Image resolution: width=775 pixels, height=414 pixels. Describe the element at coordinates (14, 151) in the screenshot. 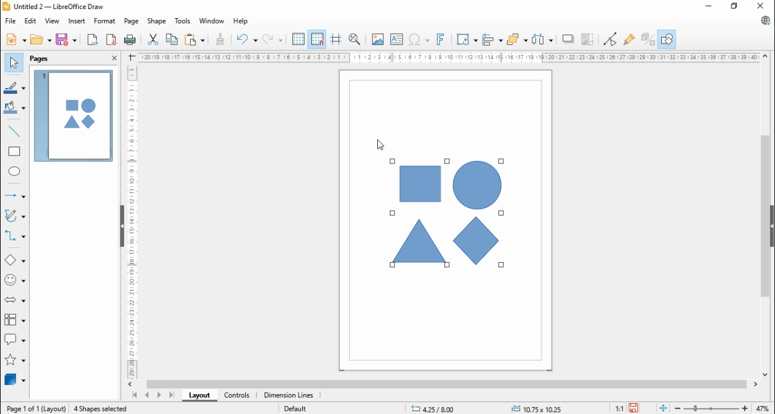

I see `rectangle` at that location.